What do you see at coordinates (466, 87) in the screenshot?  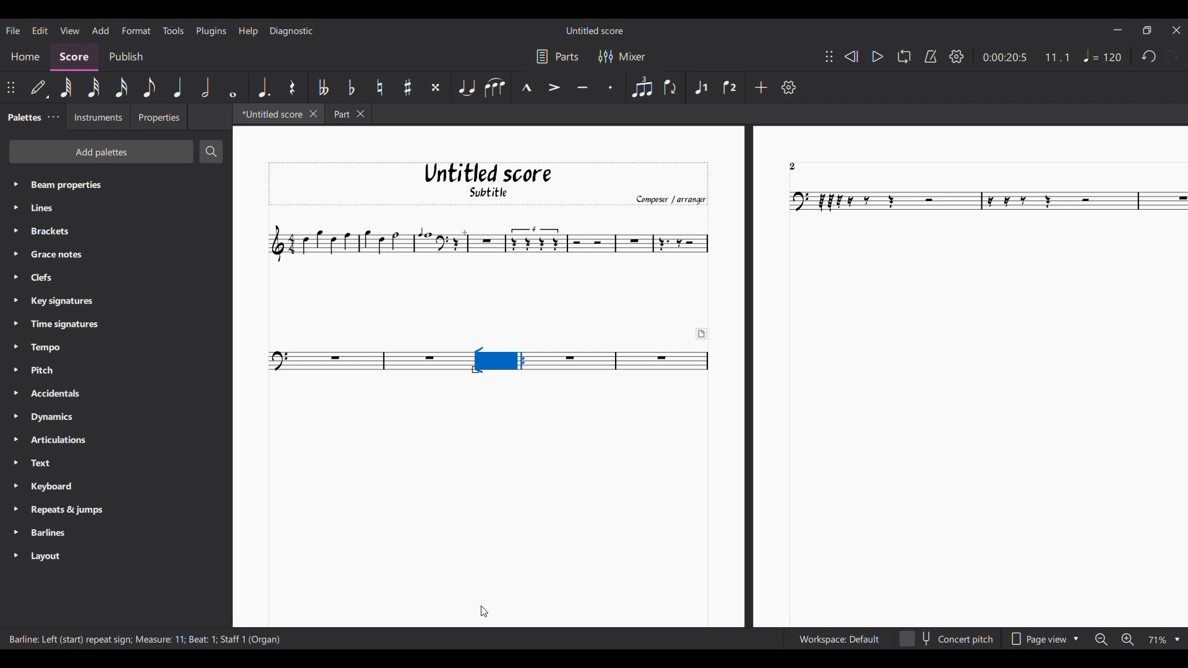 I see `Tie` at bounding box center [466, 87].